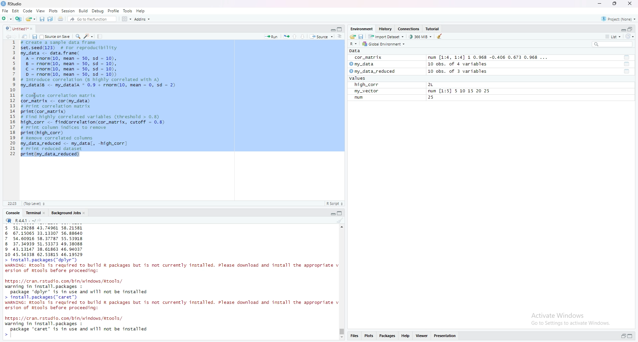 This screenshot has width=638, height=342. I want to click on Import Dataset , so click(386, 37).